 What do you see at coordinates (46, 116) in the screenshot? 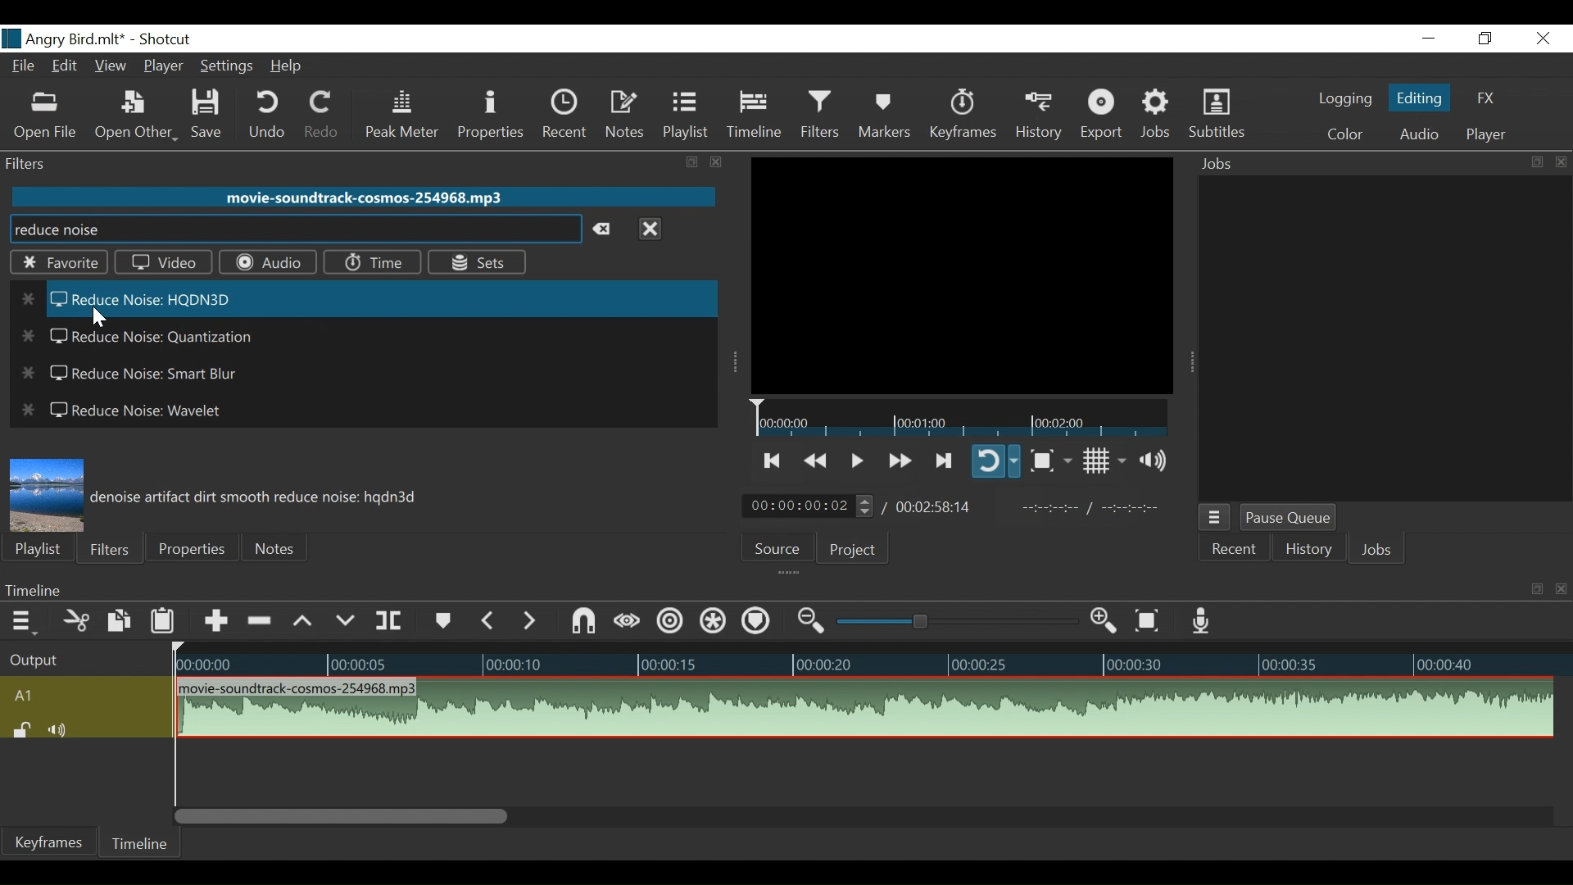
I see `Open File` at bounding box center [46, 116].